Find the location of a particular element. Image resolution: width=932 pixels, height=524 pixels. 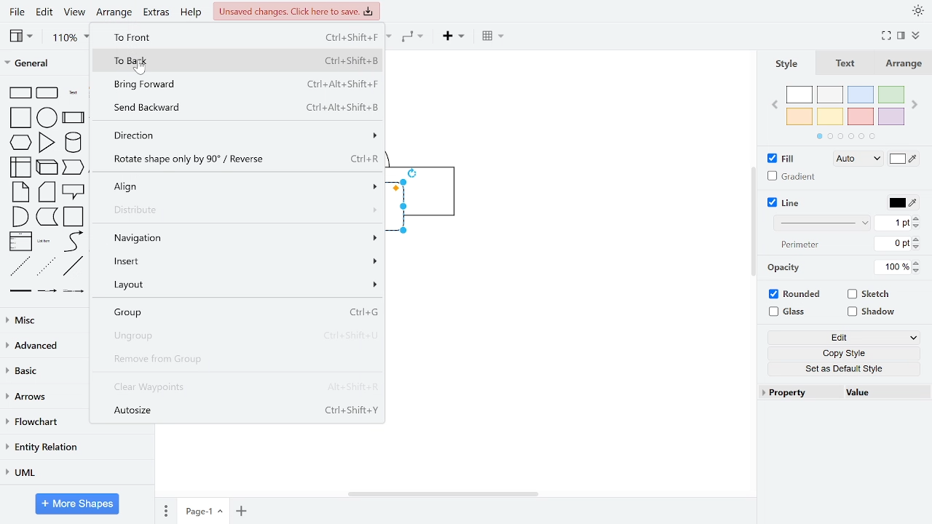

shadow is located at coordinates (871, 313).